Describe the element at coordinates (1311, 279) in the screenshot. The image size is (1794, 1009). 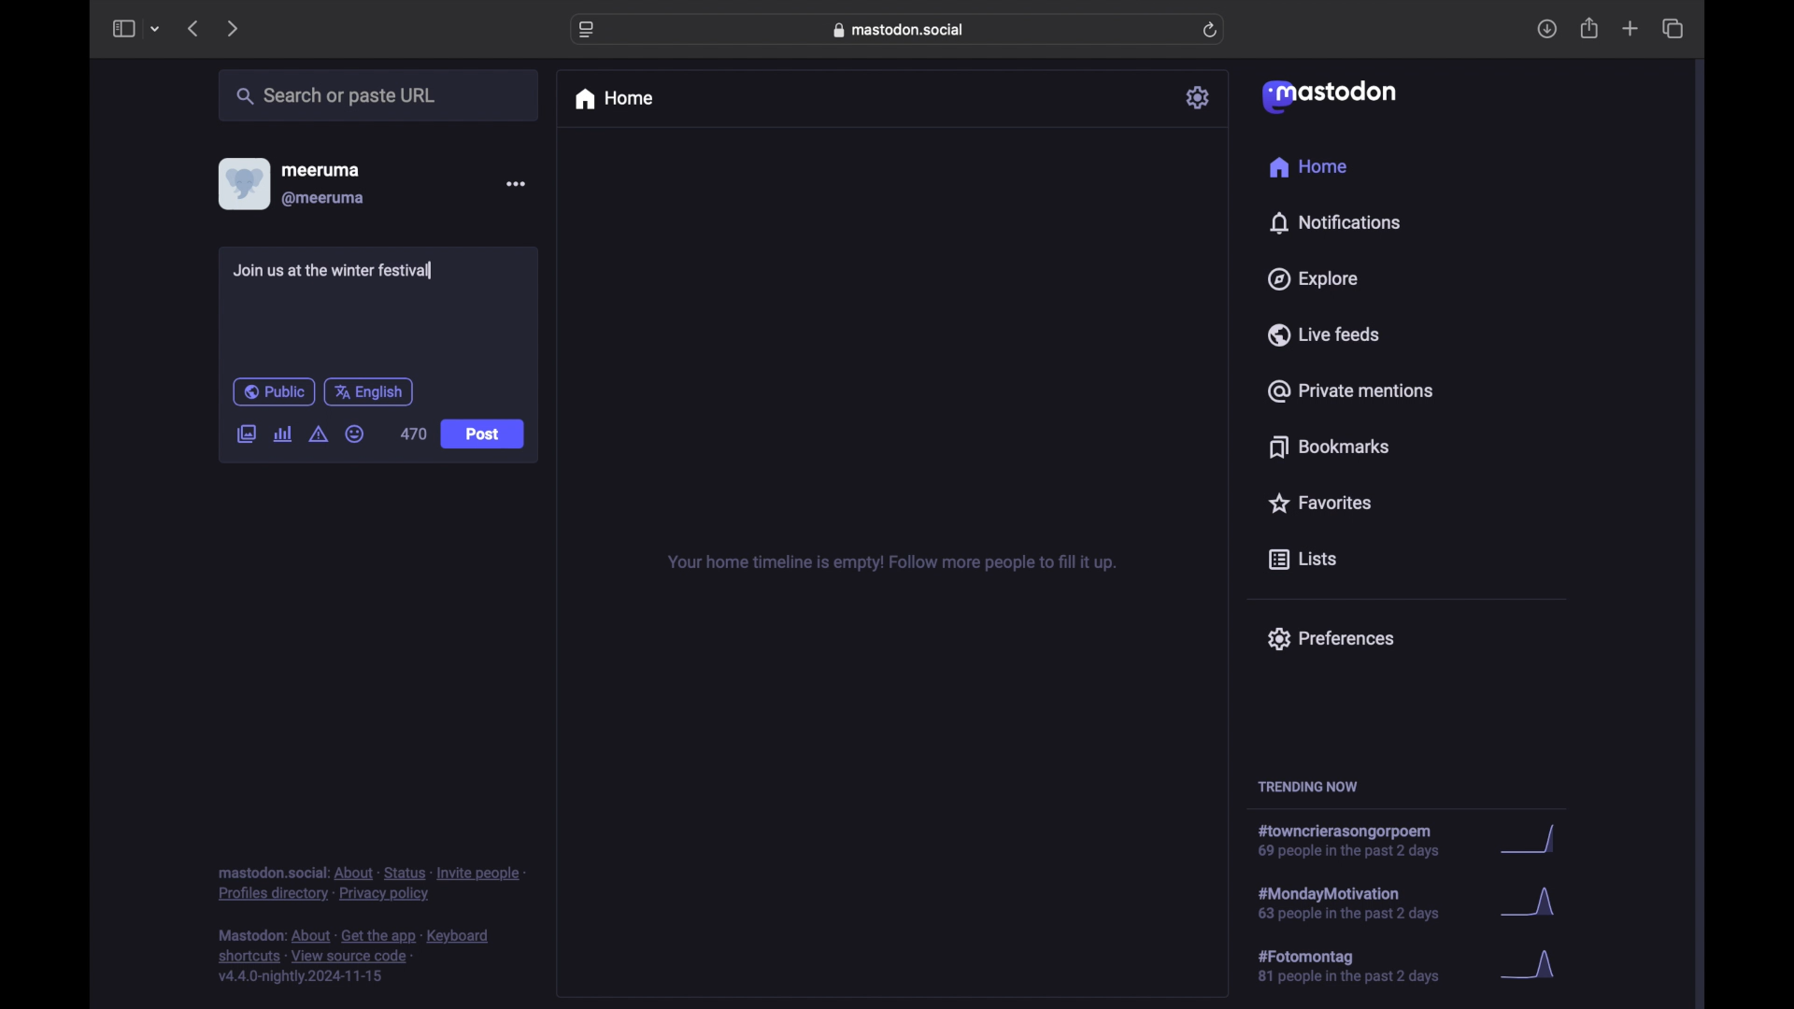
I see `explore` at that location.